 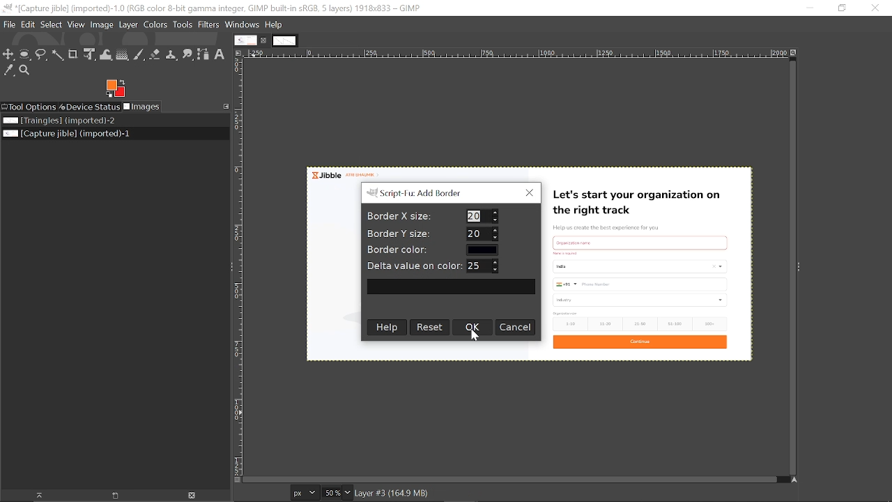 What do you see at coordinates (77, 25) in the screenshot?
I see `View` at bounding box center [77, 25].